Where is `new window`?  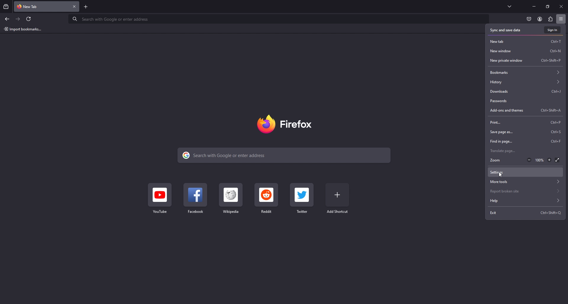 new window is located at coordinates (525, 50).